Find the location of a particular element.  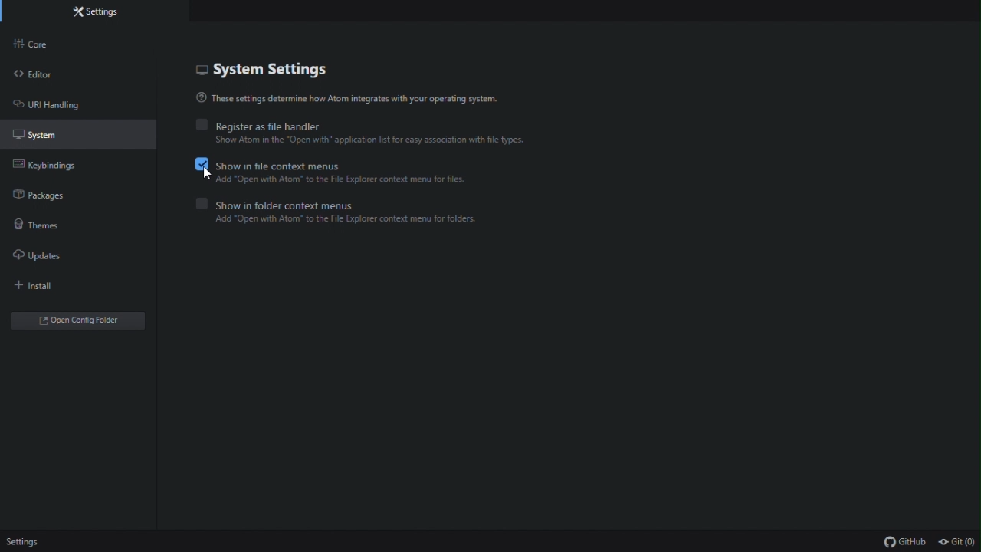

github is located at coordinates (904, 542).